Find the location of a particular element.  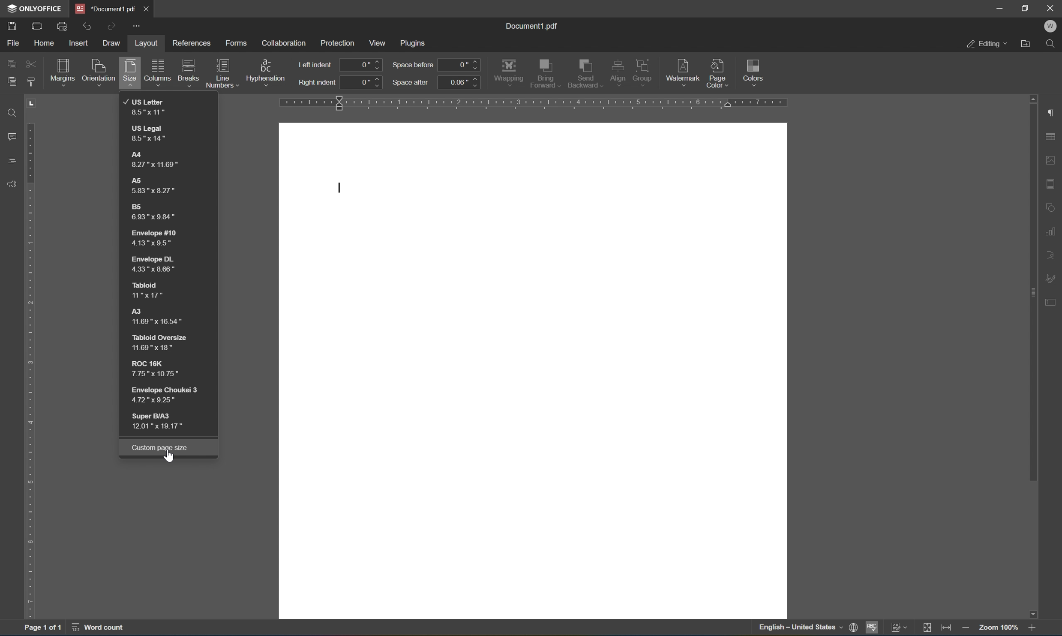

Envelope DL is located at coordinates (152, 266).